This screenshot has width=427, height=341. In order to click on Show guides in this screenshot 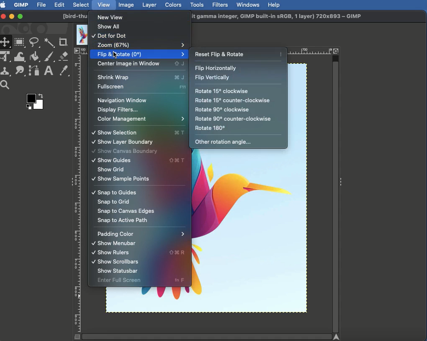, I will do `click(123, 160)`.